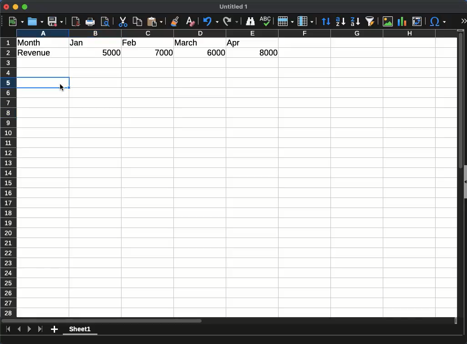  What do you see at coordinates (16, 21) in the screenshot?
I see `new` at bounding box center [16, 21].